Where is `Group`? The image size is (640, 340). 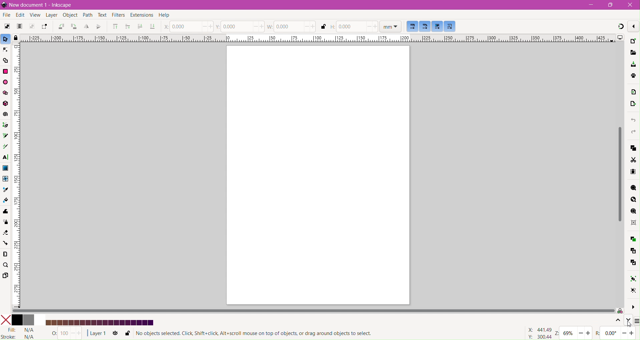
Group is located at coordinates (632, 278).